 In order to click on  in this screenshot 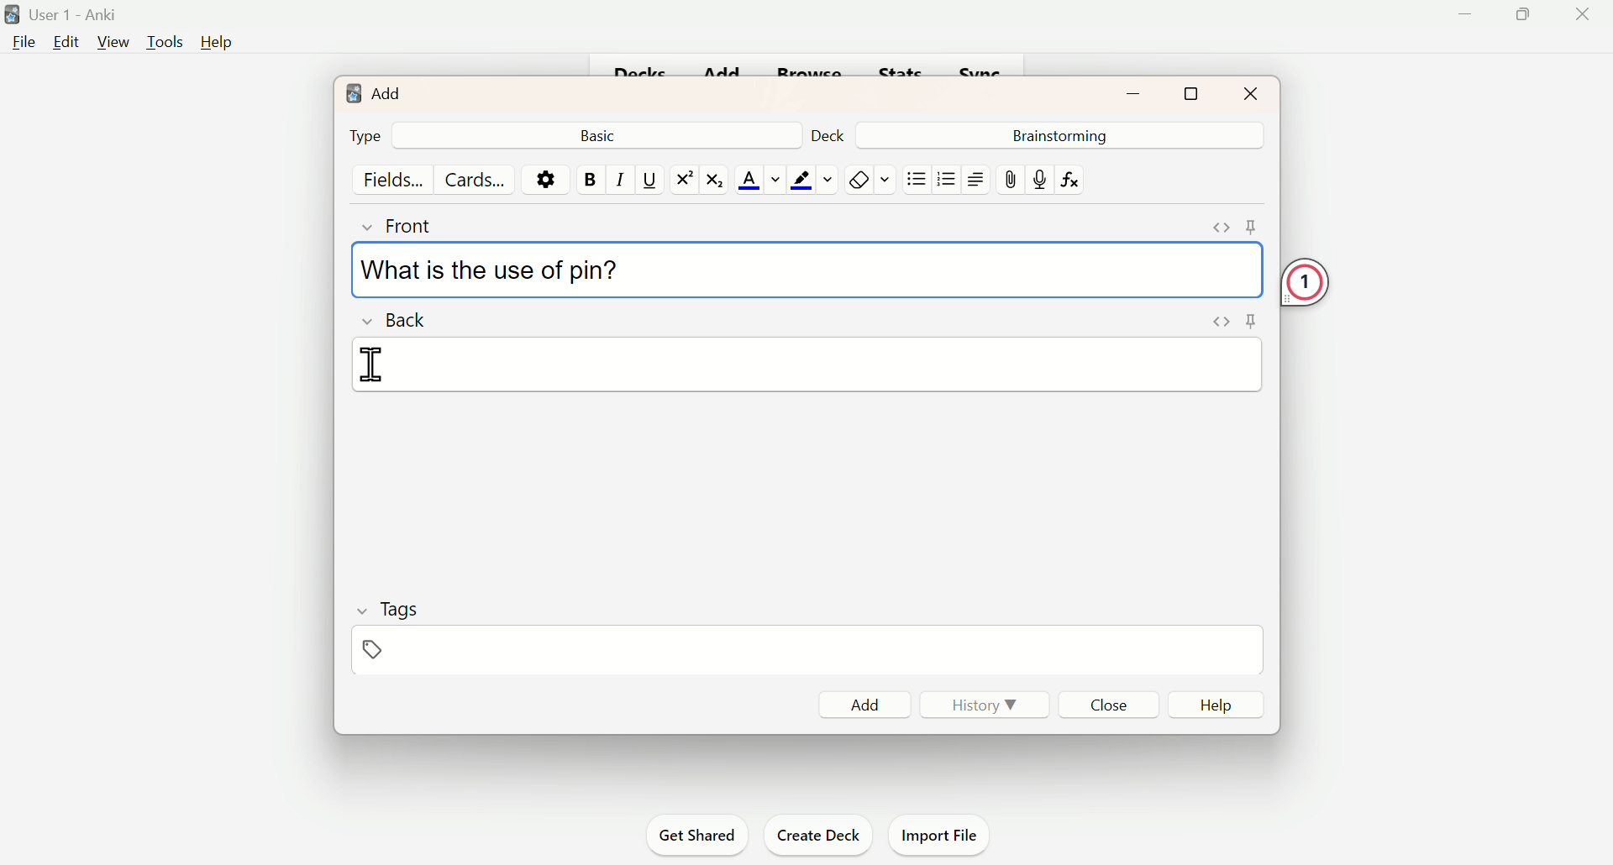, I will do `click(161, 39)`.